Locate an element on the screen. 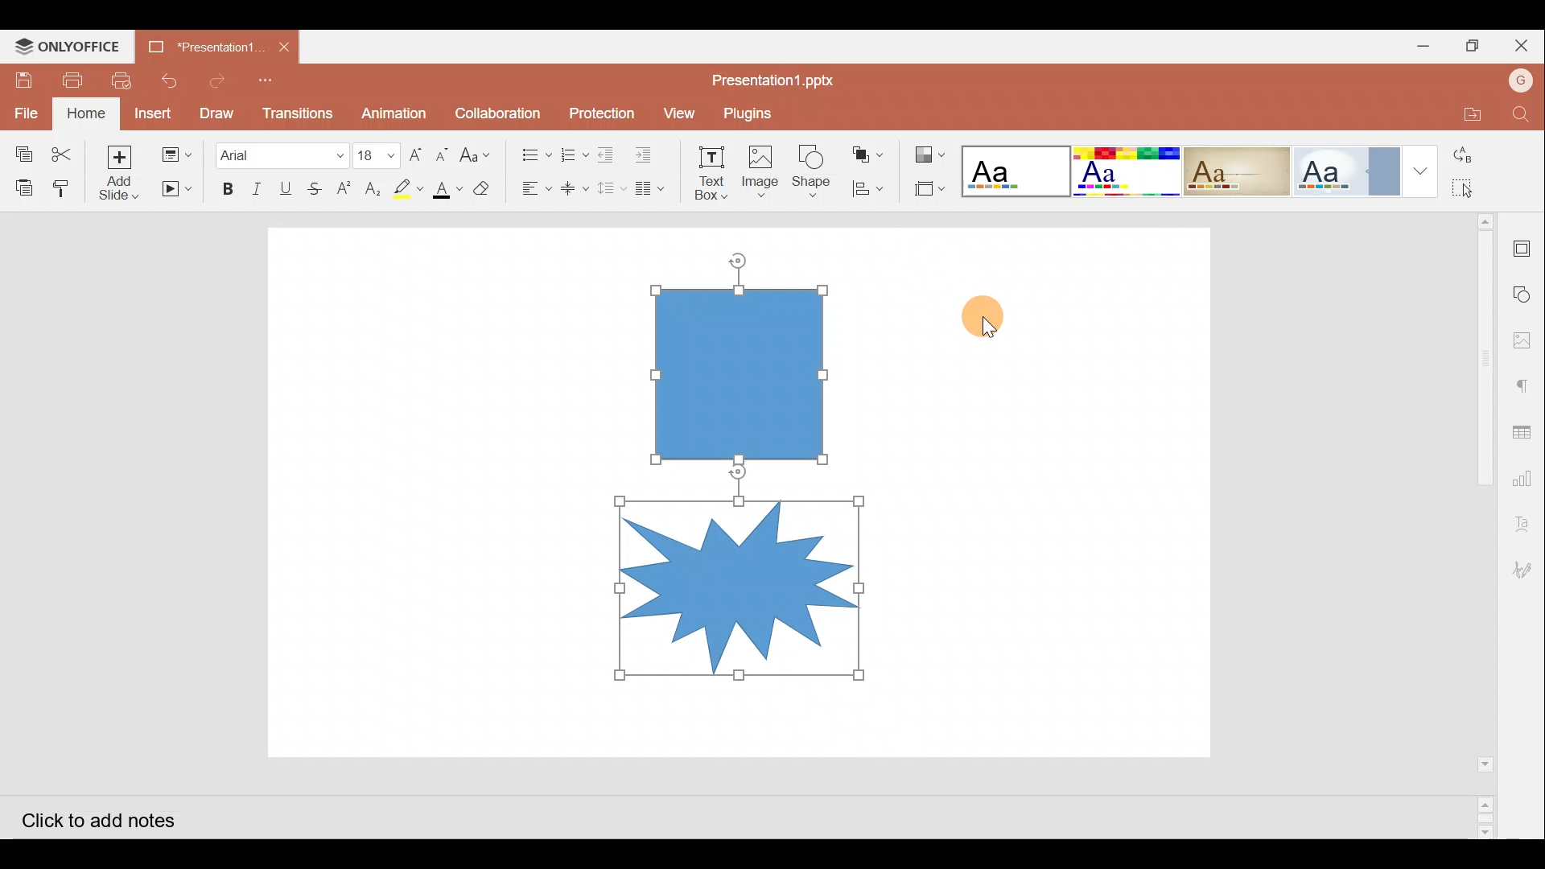  Insert text box is located at coordinates (705, 168).